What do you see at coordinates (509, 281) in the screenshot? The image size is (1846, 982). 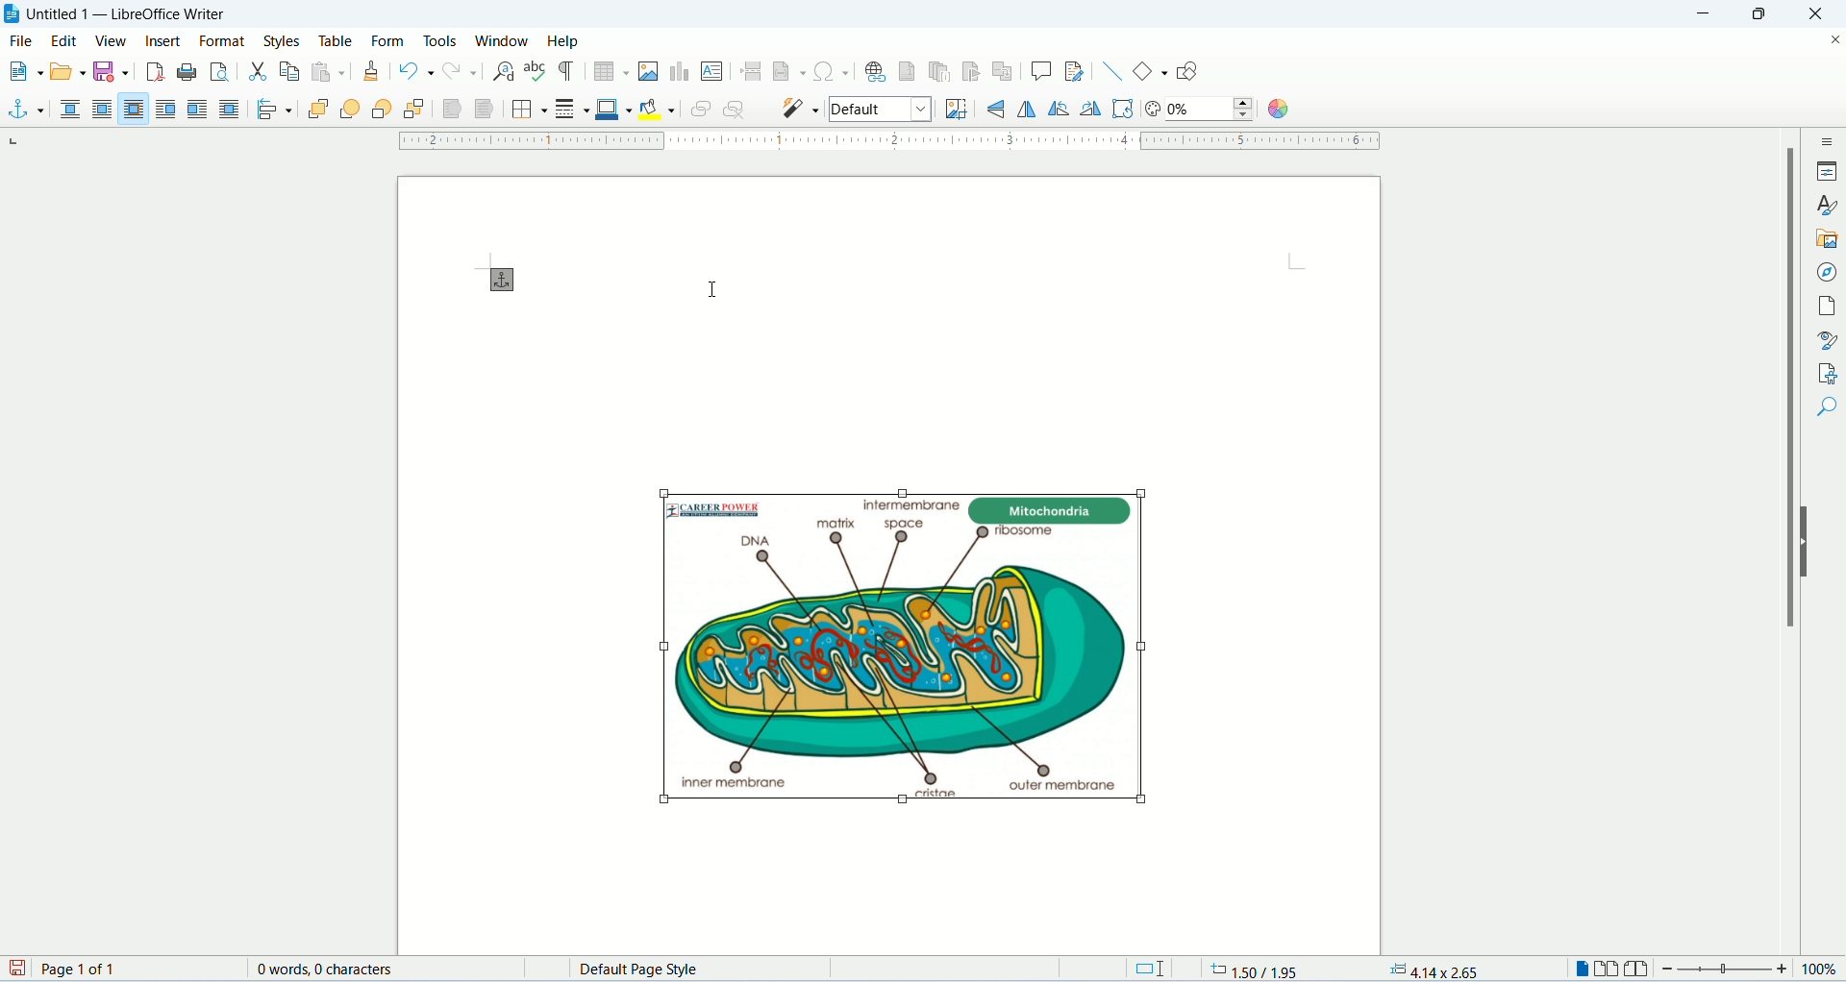 I see `anchor` at bounding box center [509, 281].